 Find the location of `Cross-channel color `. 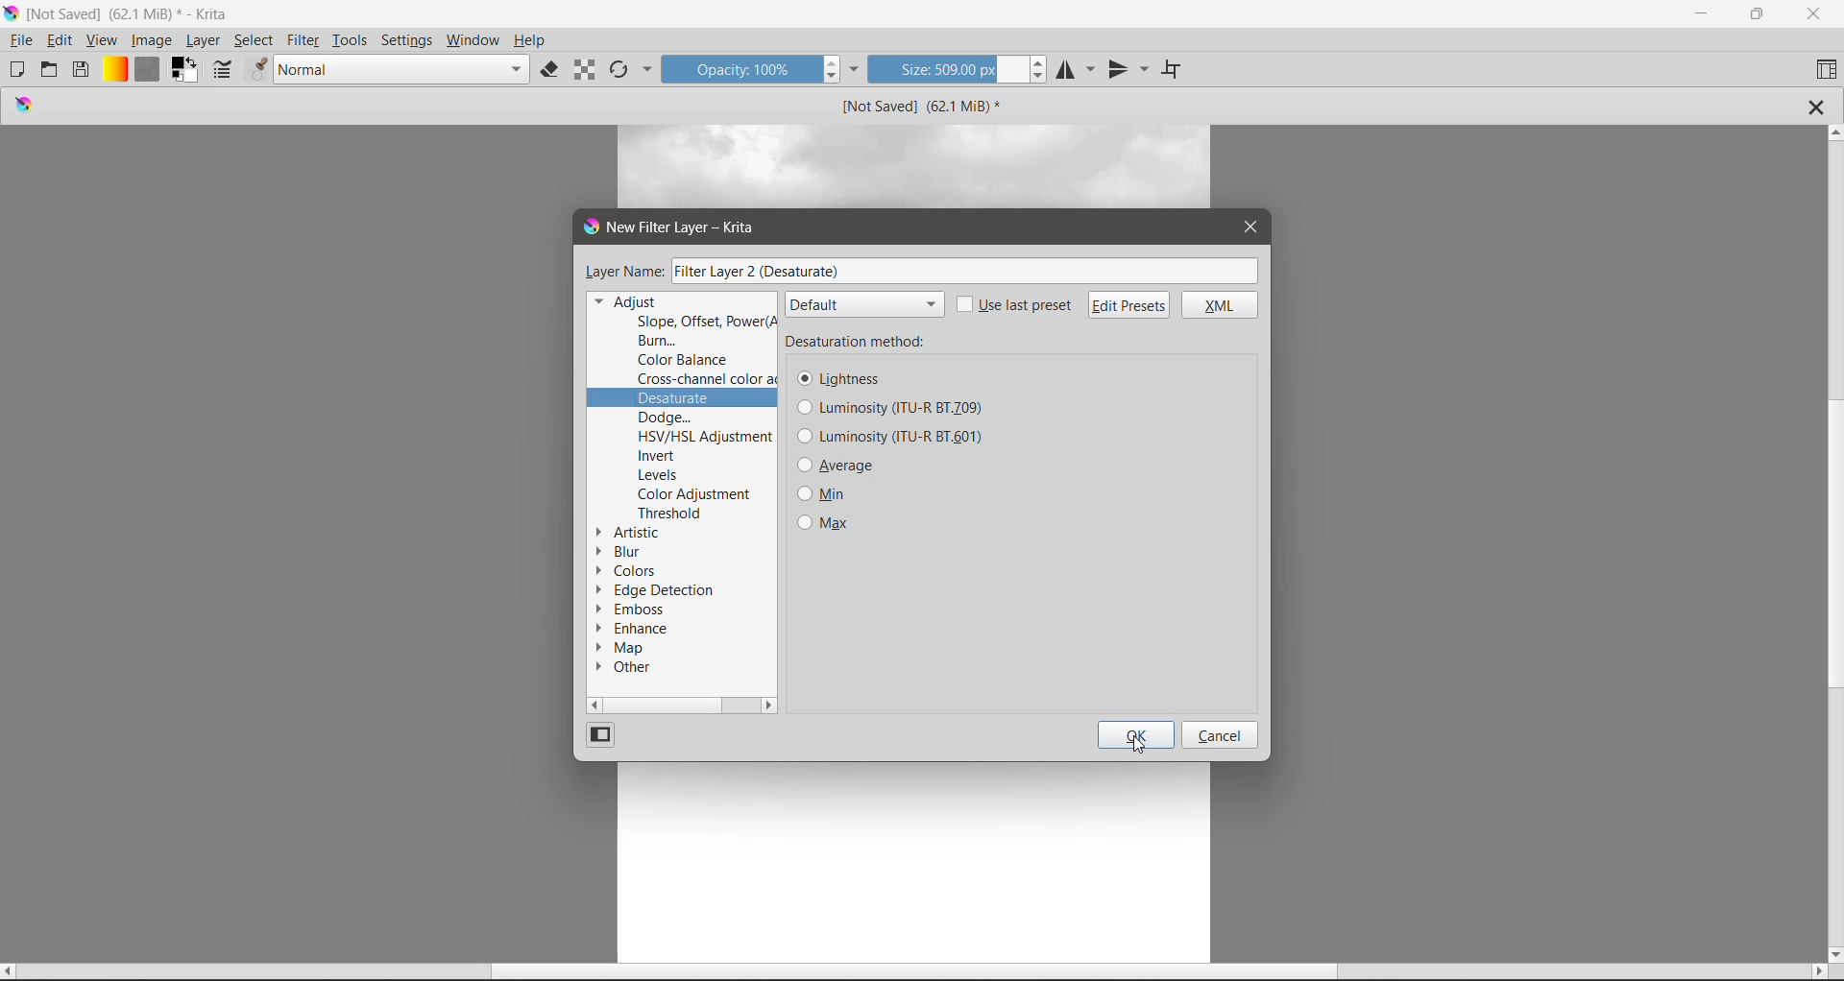

Cross-channel color  is located at coordinates (705, 380).